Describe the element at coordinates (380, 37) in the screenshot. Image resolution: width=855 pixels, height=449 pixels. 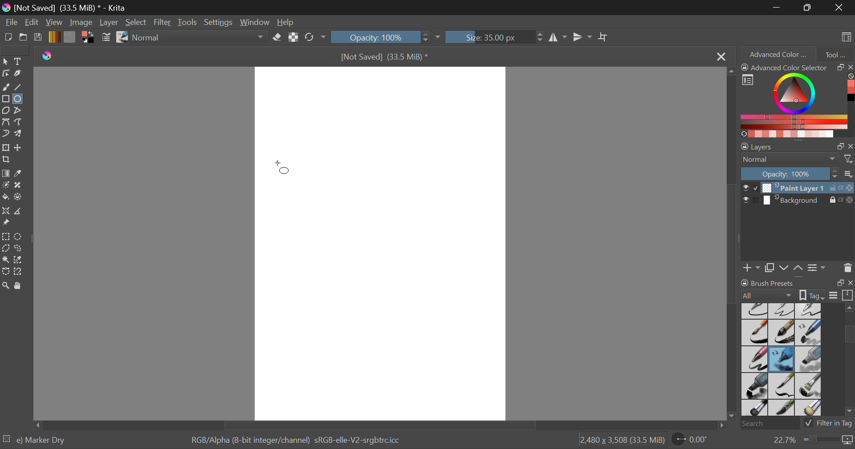
I see `Opacity 100%` at that location.